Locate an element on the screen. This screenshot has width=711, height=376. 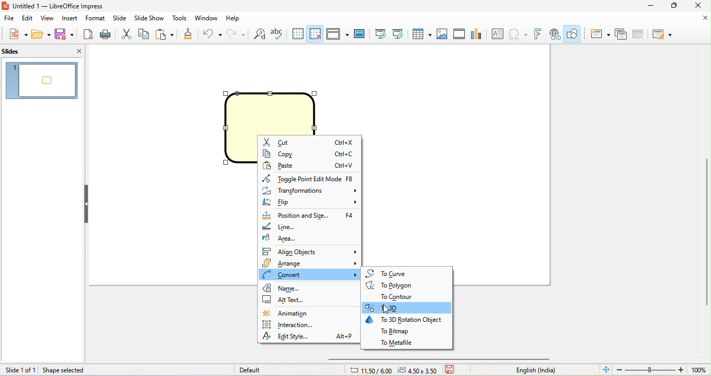
start from first slide is located at coordinates (379, 33).